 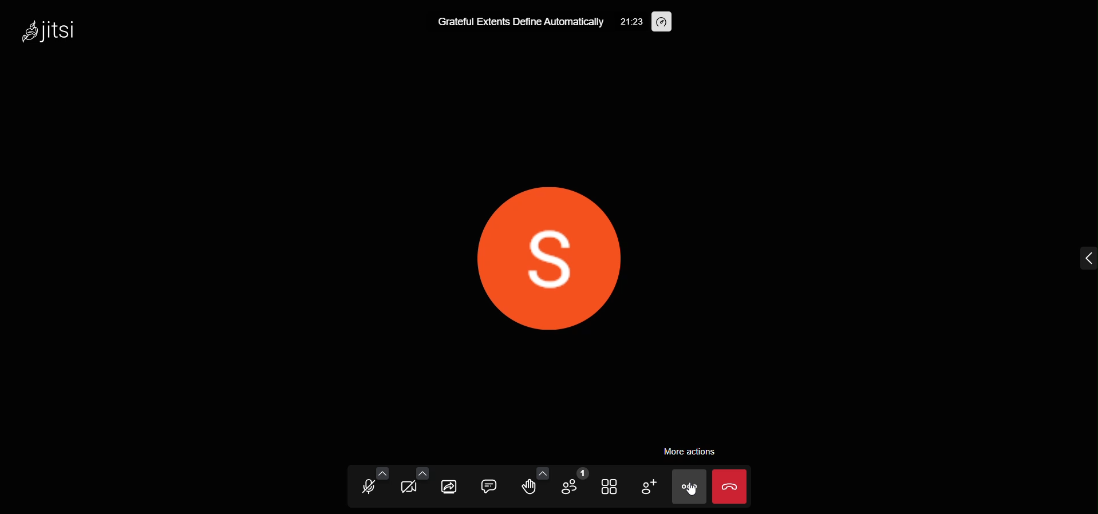 I want to click on audio setting, so click(x=383, y=472).